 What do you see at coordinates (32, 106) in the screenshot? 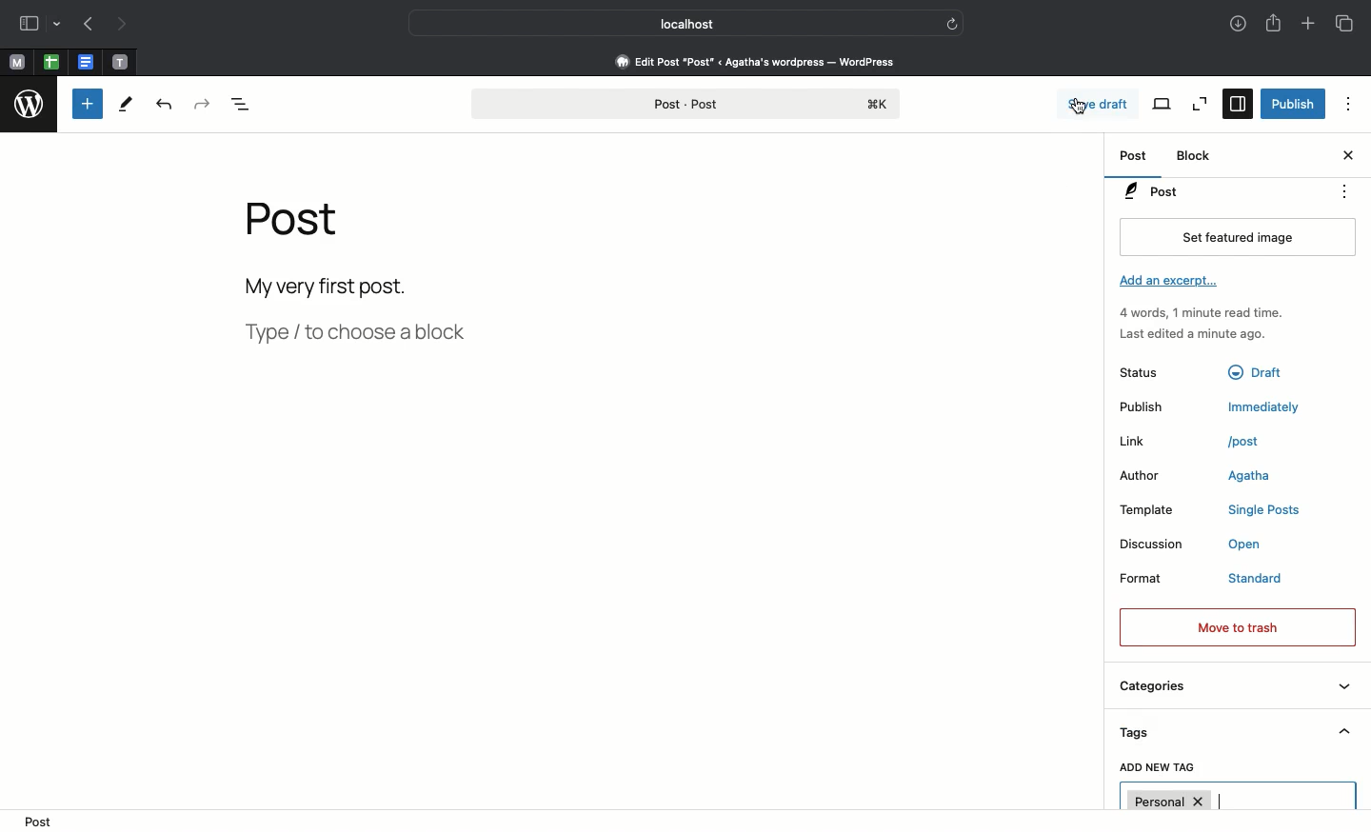
I see `wordpress logo` at bounding box center [32, 106].